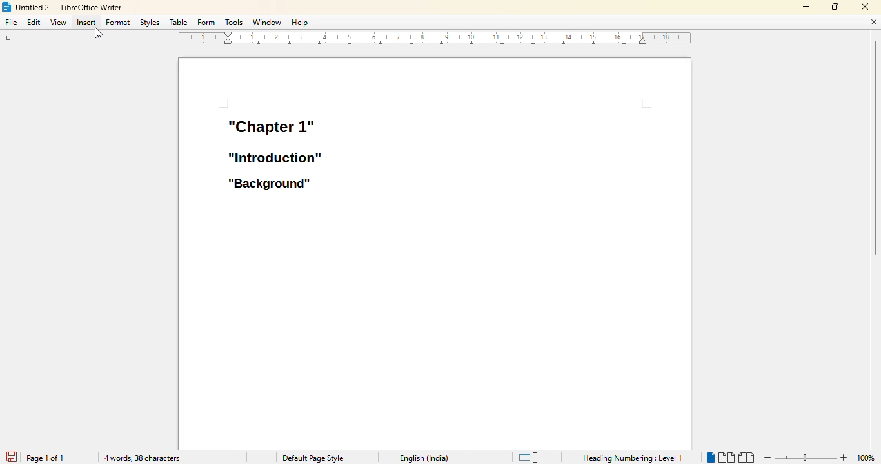 The width and height of the screenshot is (881, 464). What do you see at coordinates (844, 458) in the screenshot?
I see `zoom in` at bounding box center [844, 458].